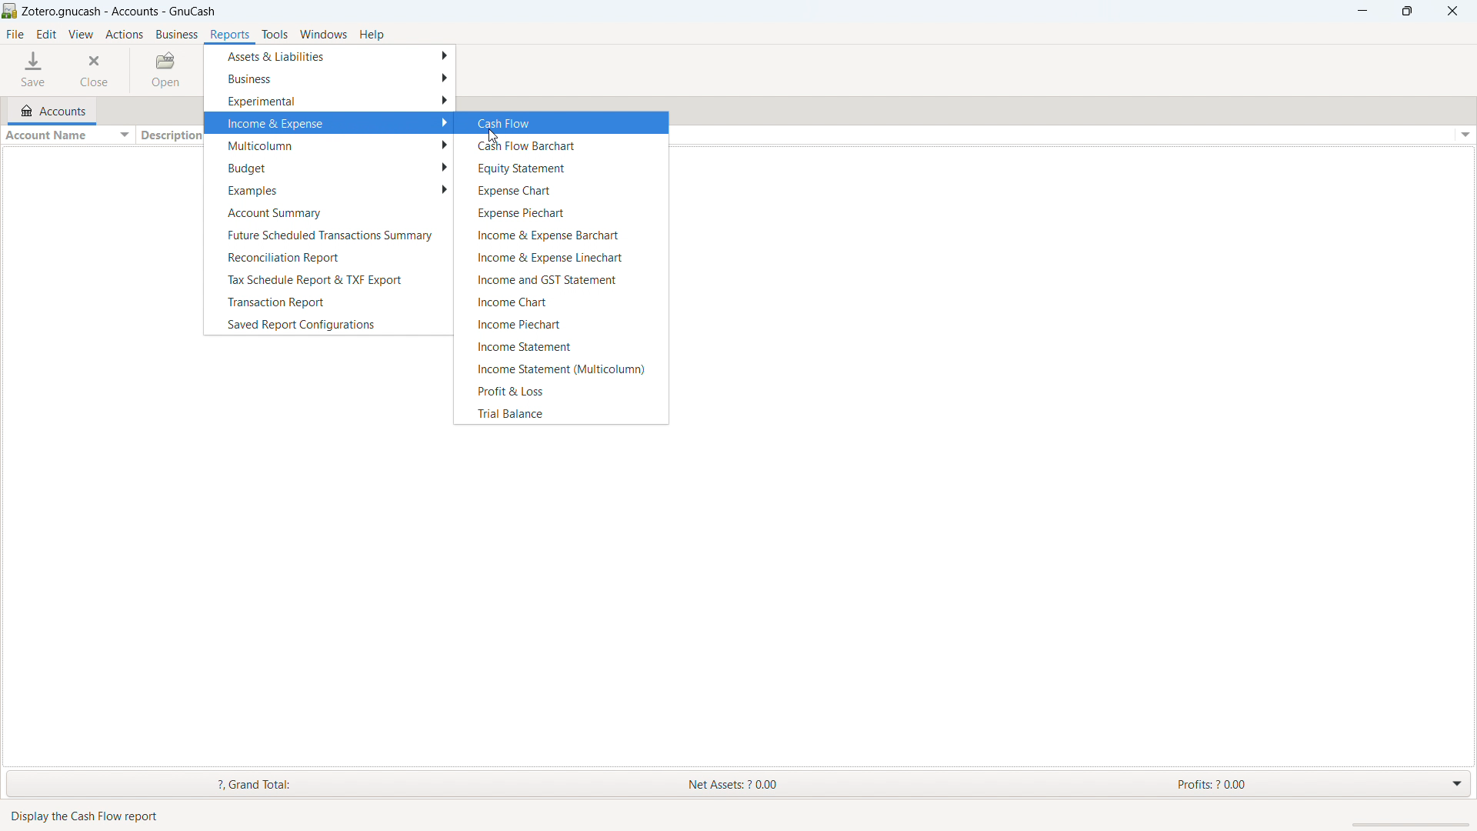 Image resolution: width=1477 pixels, height=831 pixels. I want to click on help, so click(371, 35).